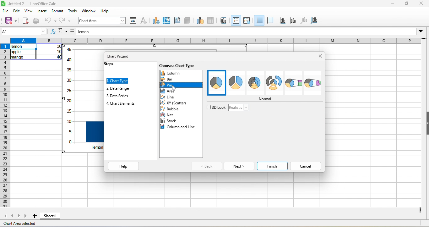 The image size is (429, 227). Describe the element at coordinates (3, 4) in the screenshot. I see `logo` at that location.